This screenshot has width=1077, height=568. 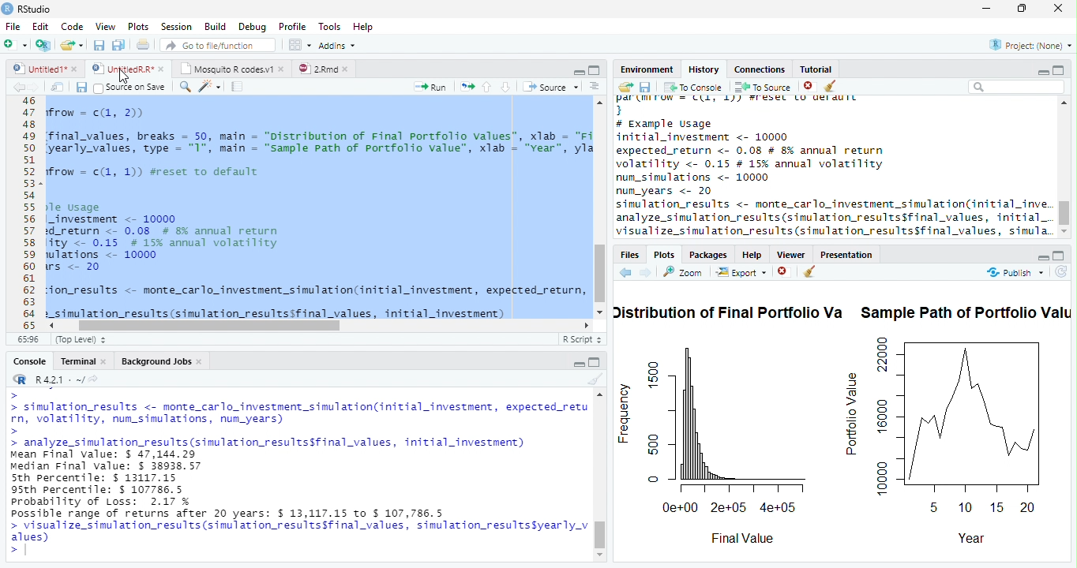 I want to click on Untited1*, so click(x=43, y=68).